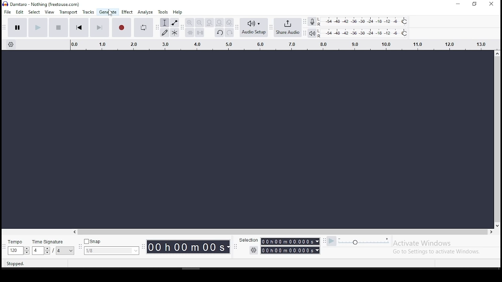 The height and width of the screenshot is (282, 502). What do you see at coordinates (53, 247) in the screenshot?
I see `time signature` at bounding box center [53, 247].